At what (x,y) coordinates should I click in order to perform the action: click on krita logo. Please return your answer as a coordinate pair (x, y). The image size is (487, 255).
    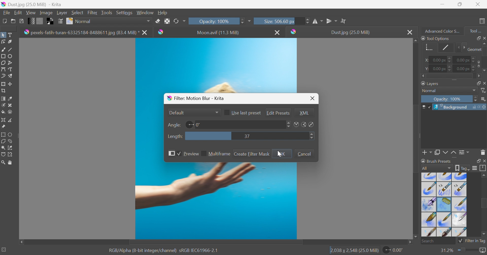
    Looking at the image, I should click on (161, 32).